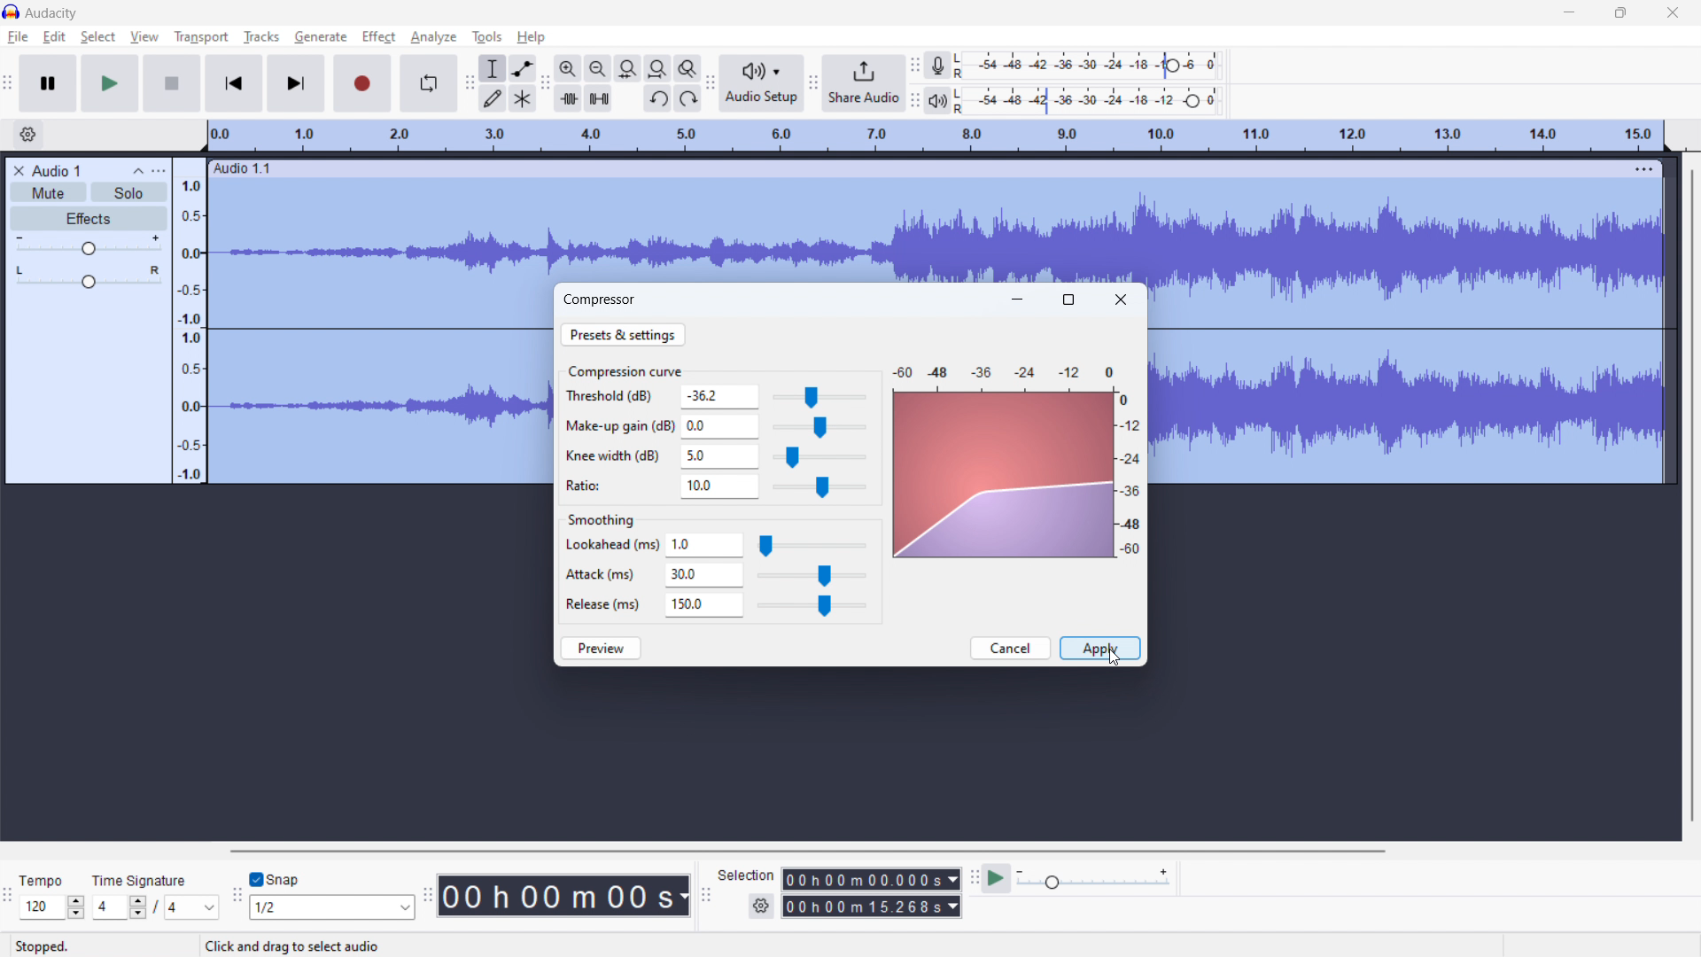  I want to click on 1/2 (select snap), so click(333, 906).